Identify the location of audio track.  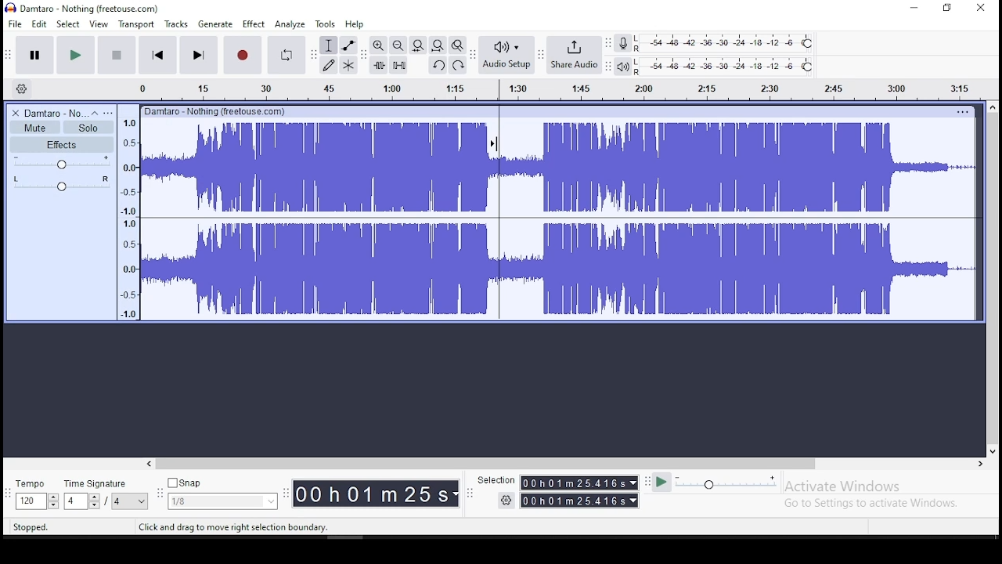
(559, 220).